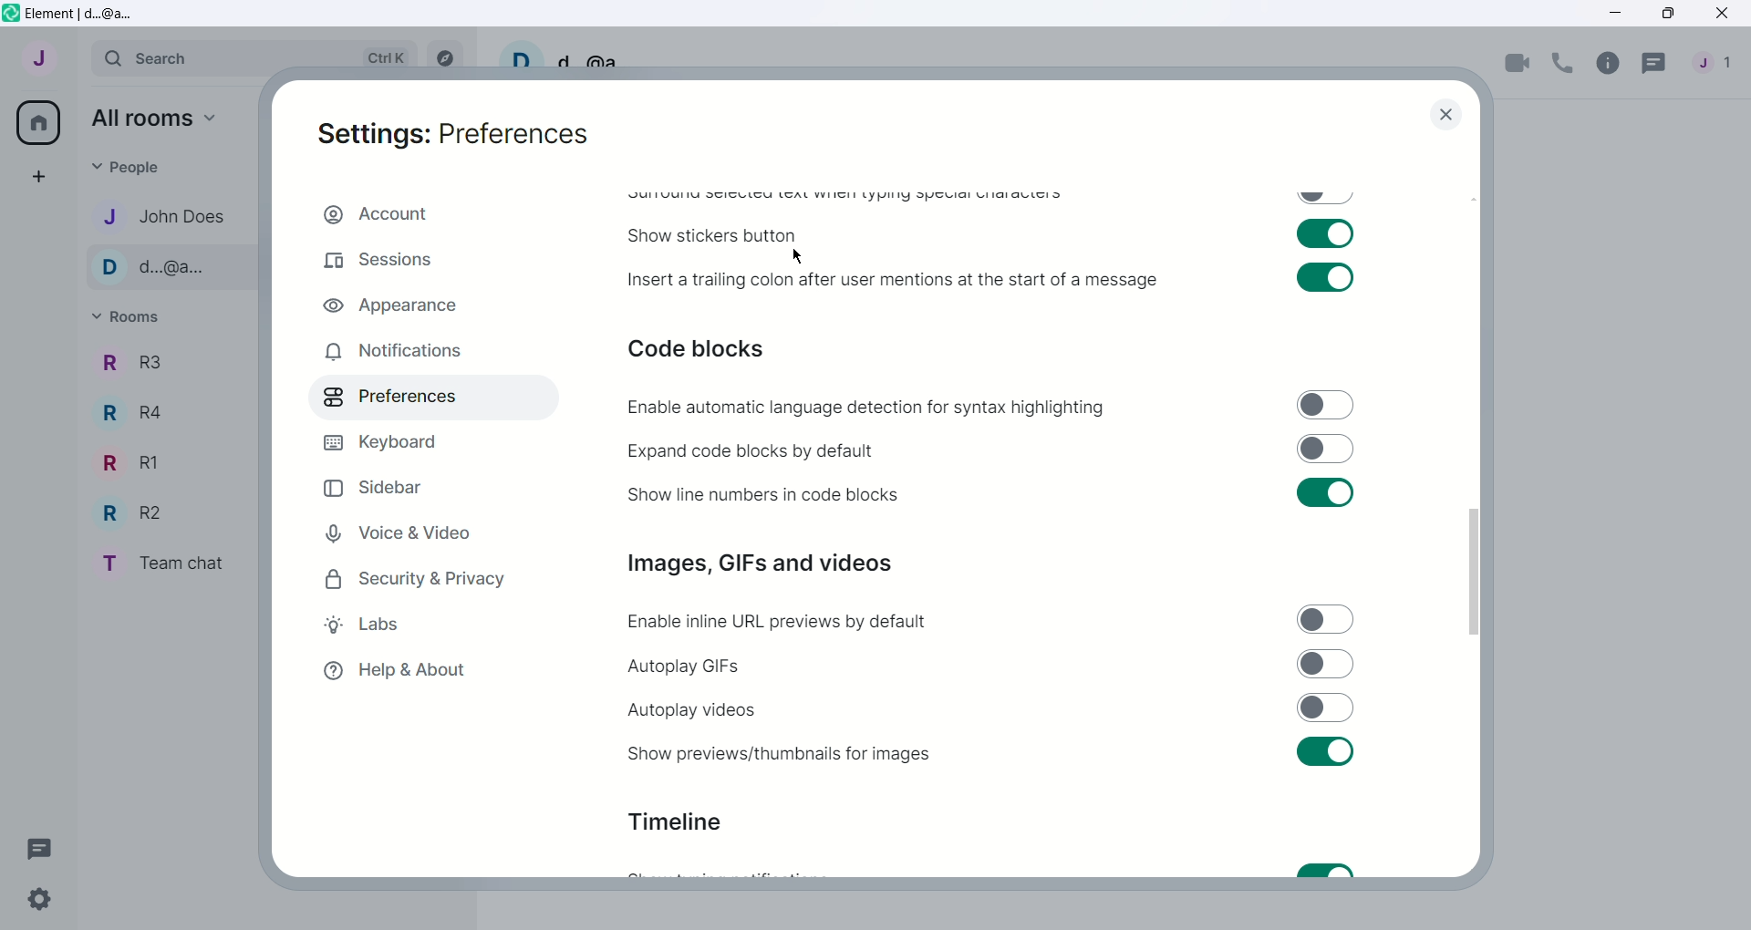  Describe the element at coordinates (1608, 65) in the screenshot. I see `Room info` at that location.